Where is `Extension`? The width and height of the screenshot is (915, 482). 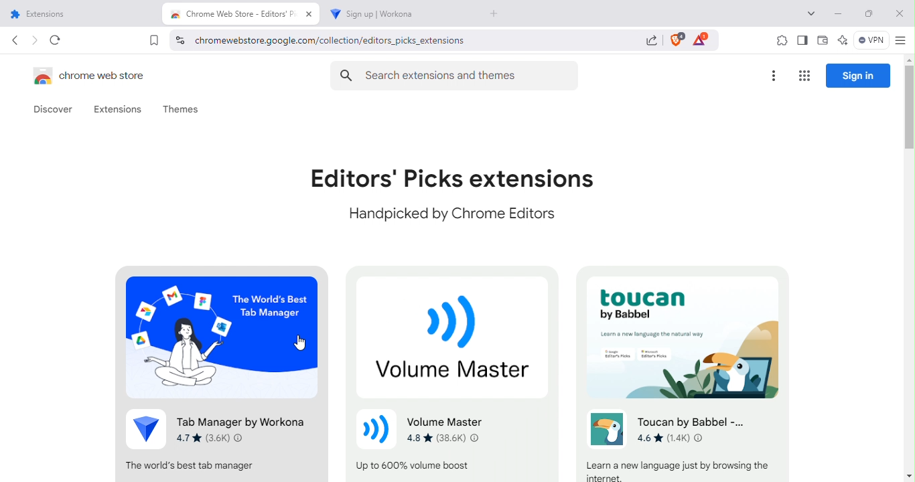 Extension is located at coordinates (679, 373).